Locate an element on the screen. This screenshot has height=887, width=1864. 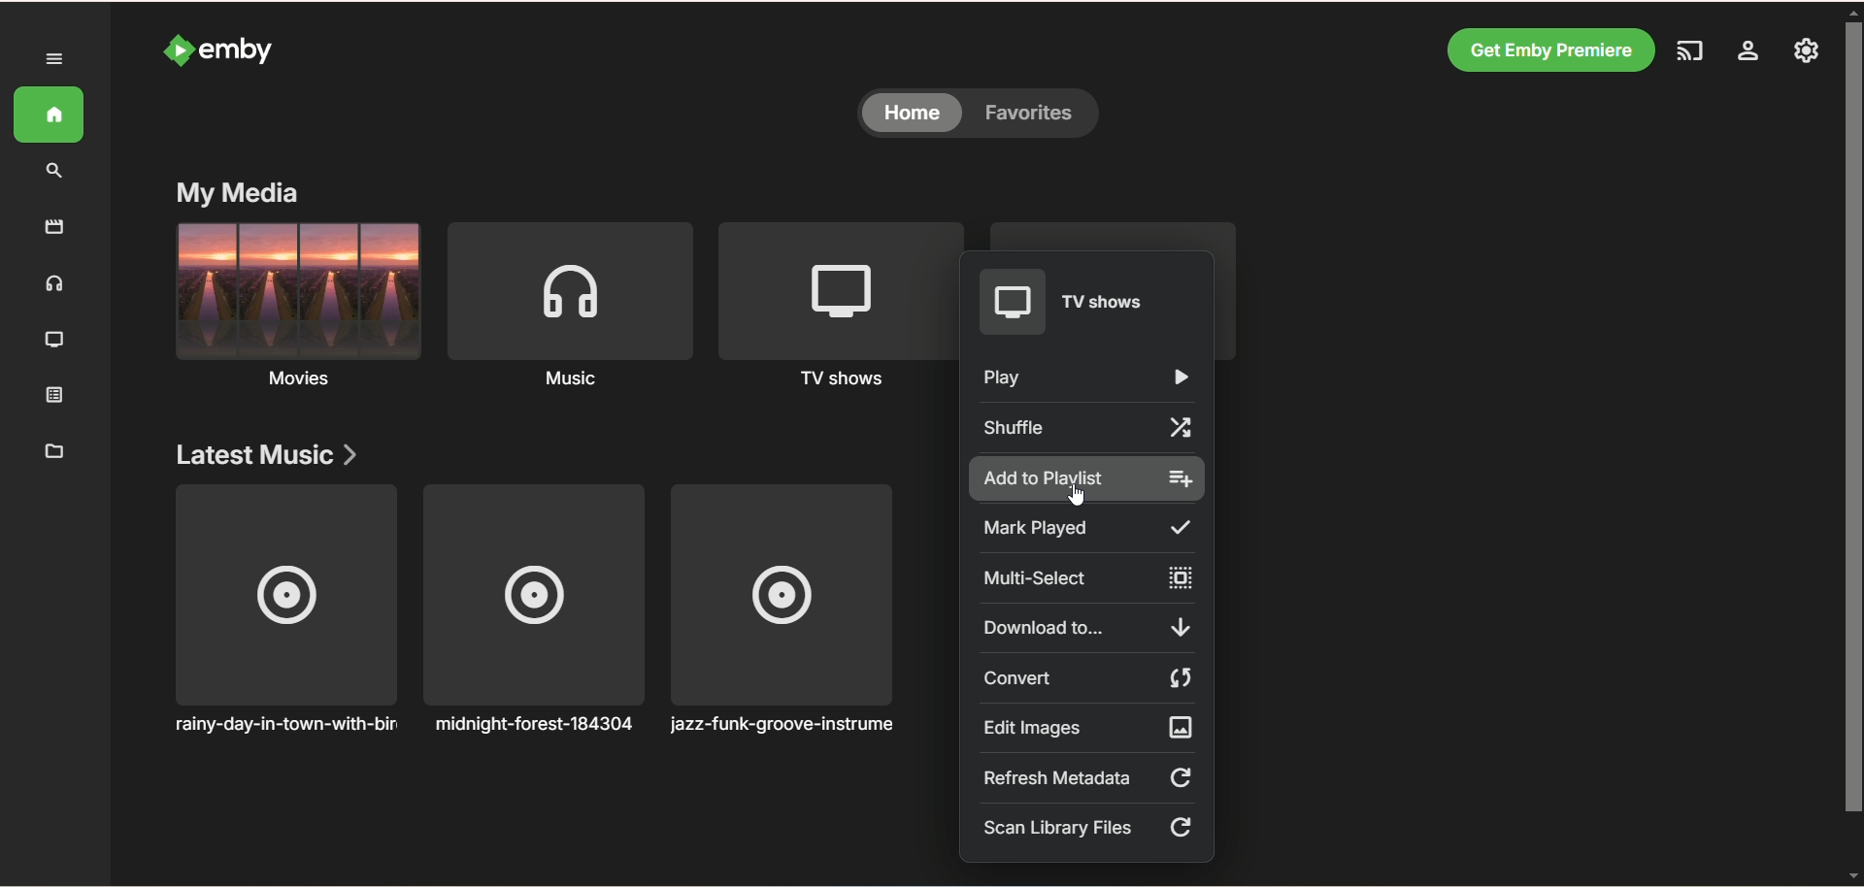
TV shows is located at coordinates (831, 302).